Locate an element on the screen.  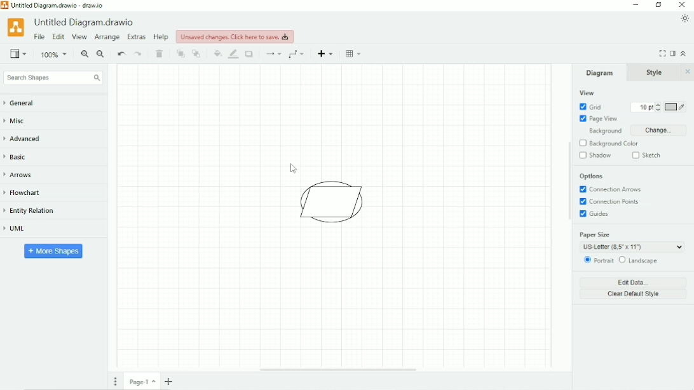
Logo is located at coordinates (15, 27).